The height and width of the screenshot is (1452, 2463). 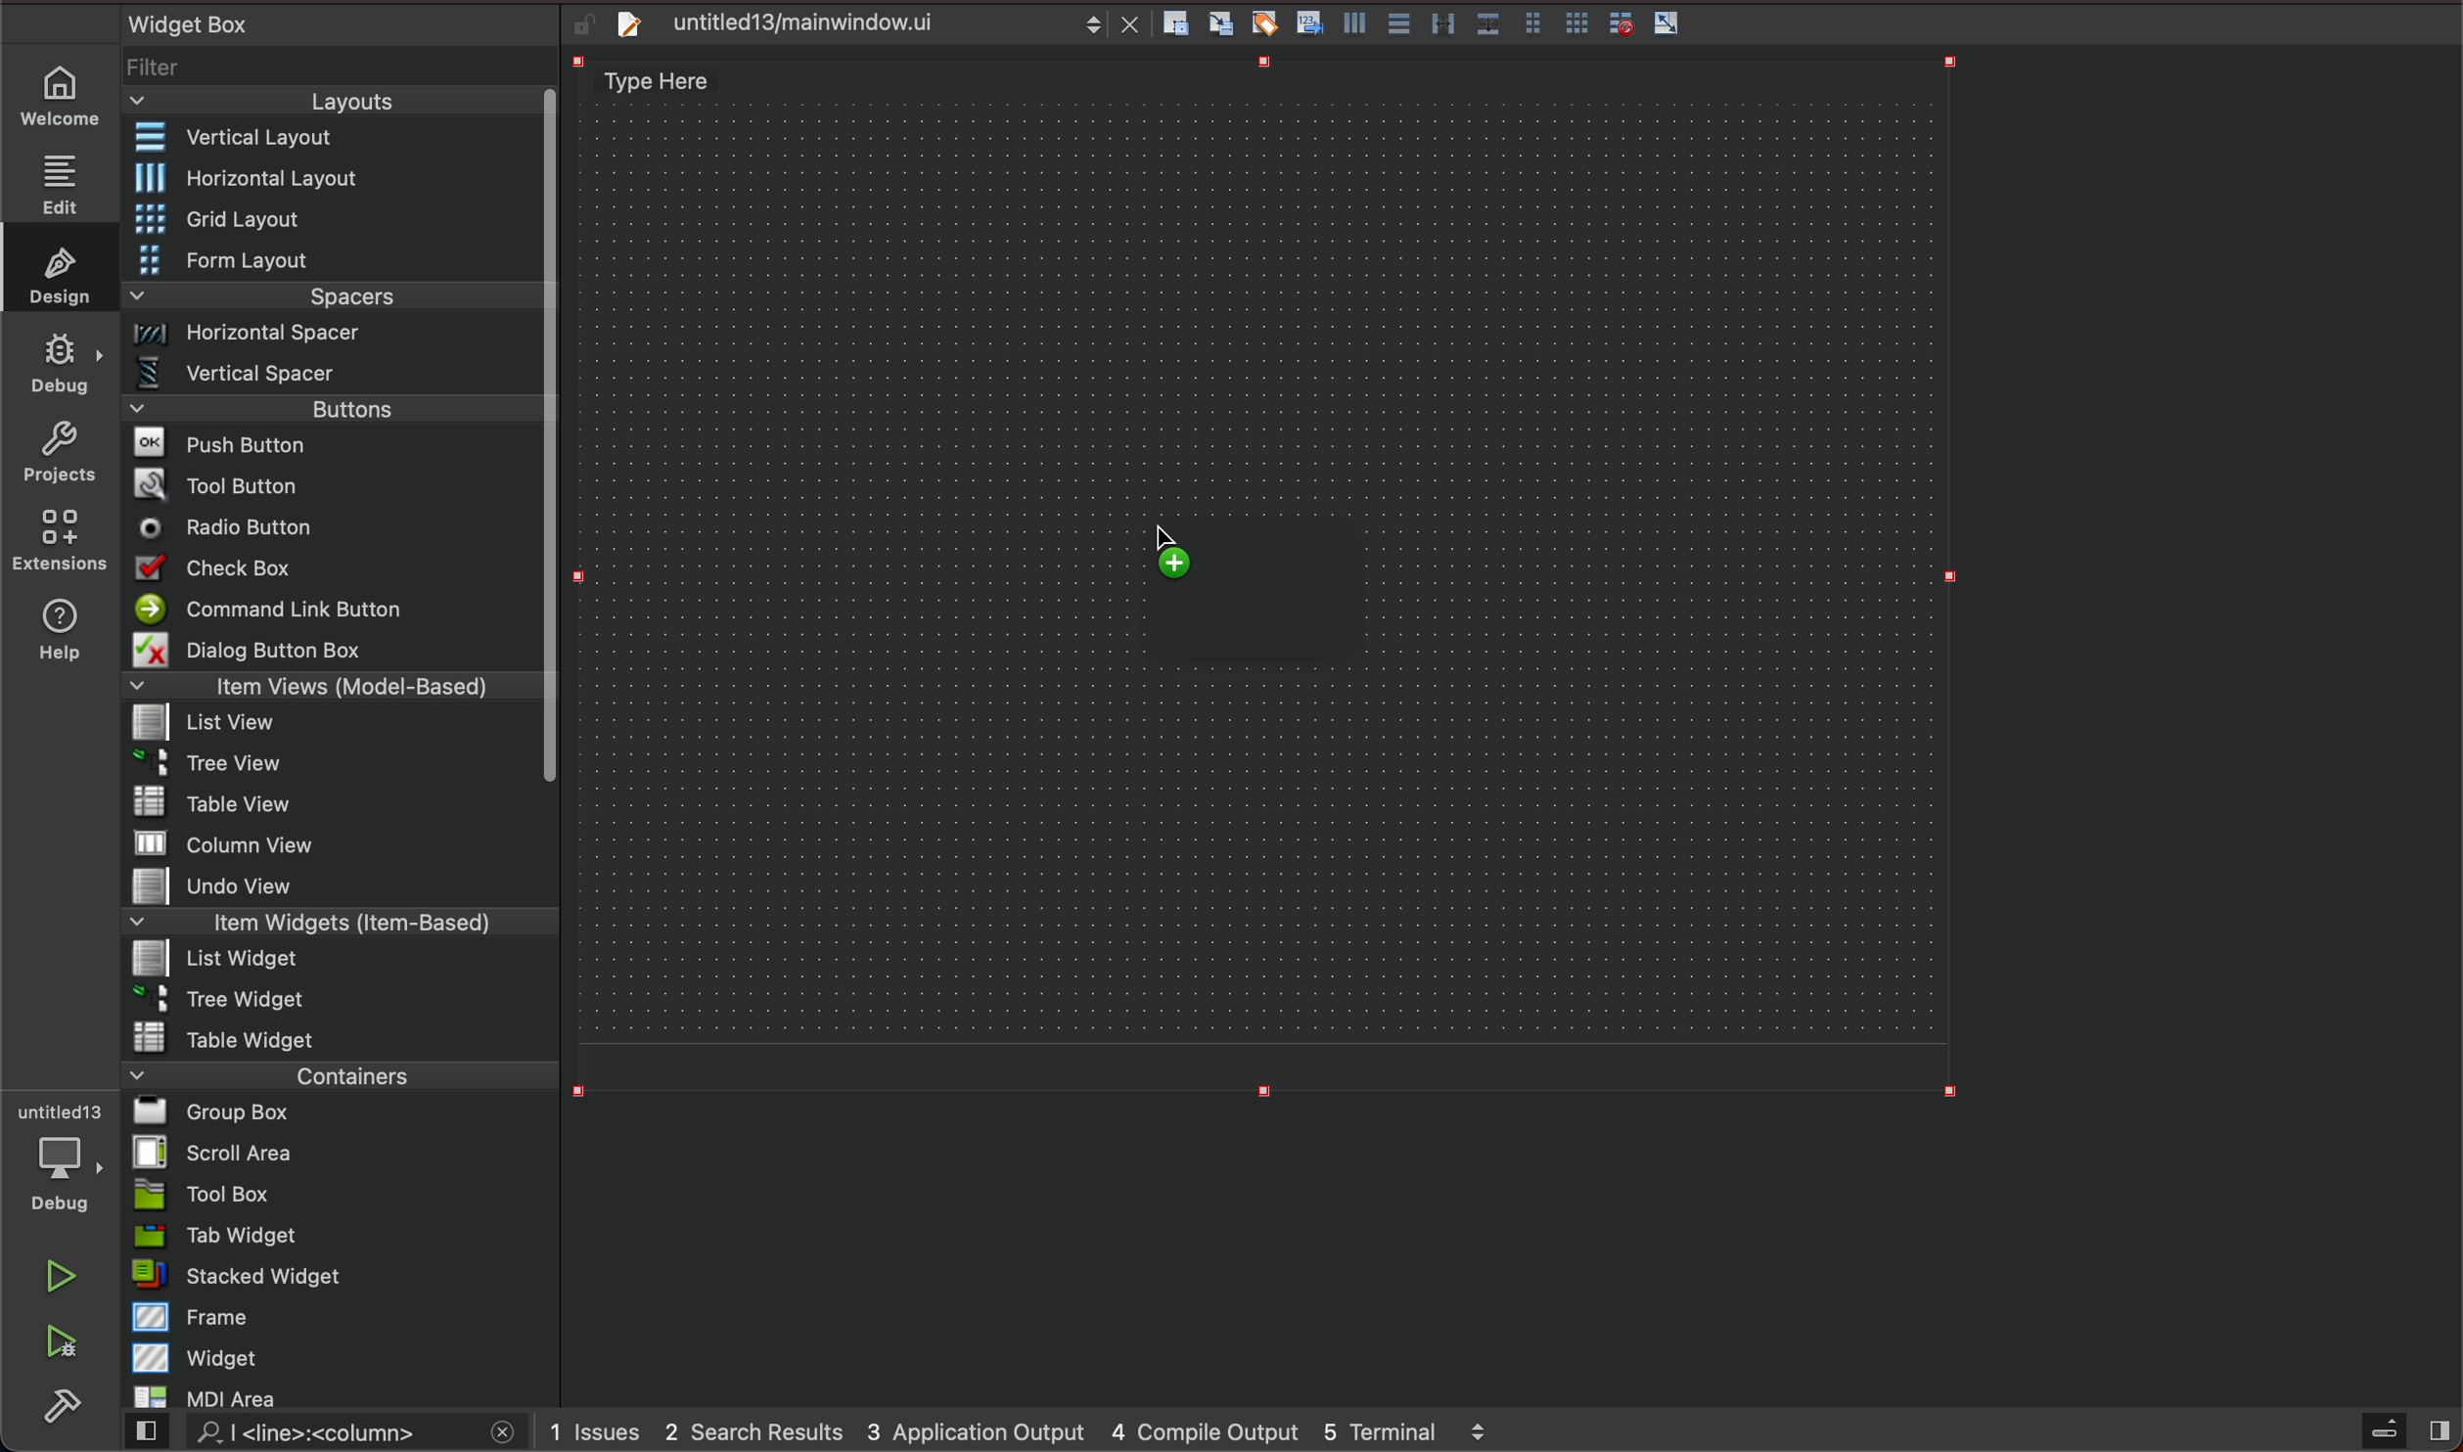 What do you see at coordinates (1187, 534) in the screenshot?
I see `cursor` at bounding box center [1187, 534].